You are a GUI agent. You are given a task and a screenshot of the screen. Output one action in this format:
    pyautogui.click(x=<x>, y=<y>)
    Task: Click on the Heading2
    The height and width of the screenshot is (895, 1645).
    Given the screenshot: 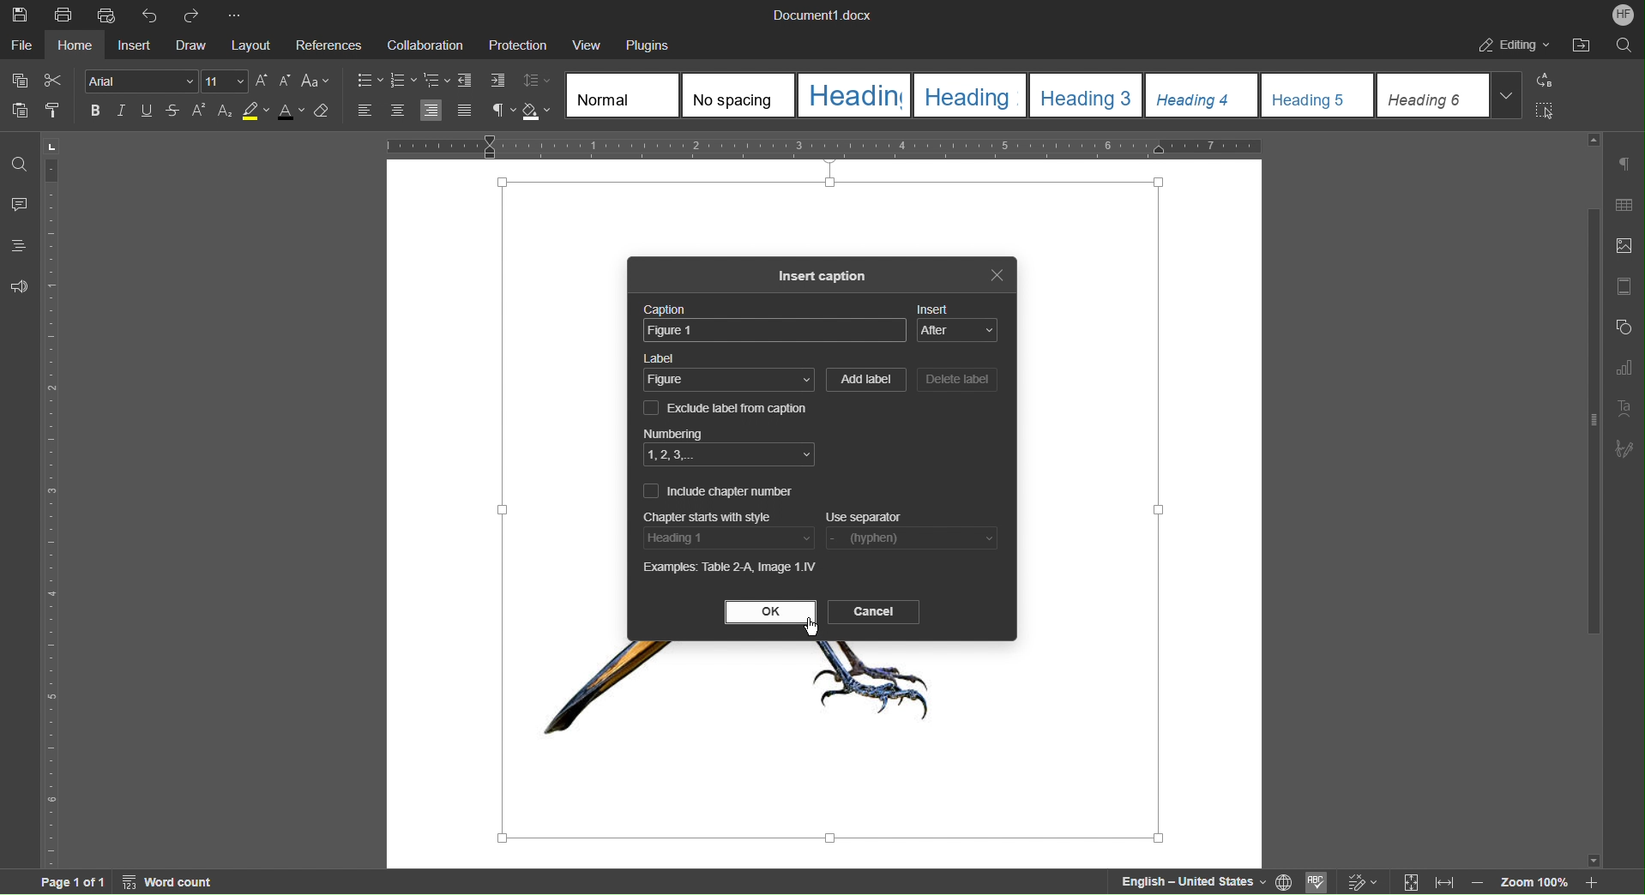 What is the action you would take?
    pyautogui.click(x=969, y=93)
    